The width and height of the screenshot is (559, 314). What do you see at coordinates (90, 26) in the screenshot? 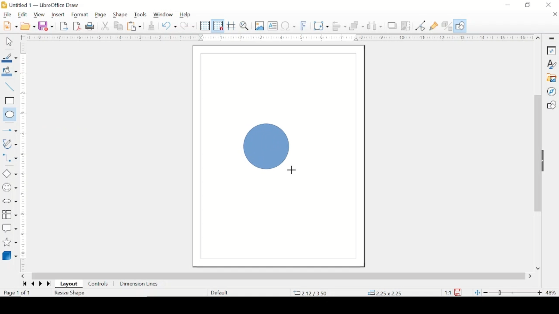
I see `print` at bounding box center [90, 26].